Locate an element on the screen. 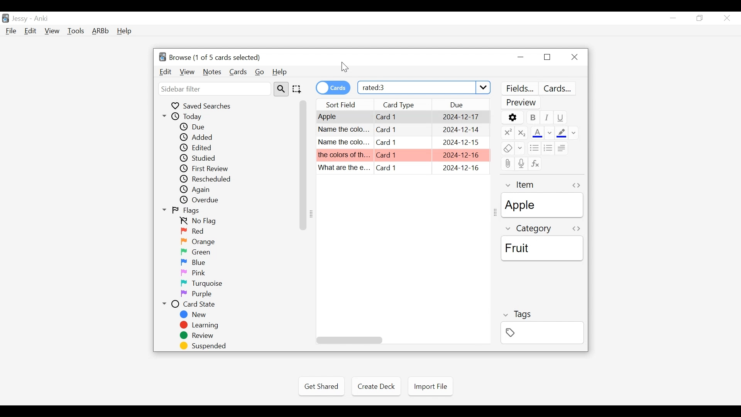 This screenshot has width=741, height=417. Sidebar Filter is located at coordinates (215, 89).